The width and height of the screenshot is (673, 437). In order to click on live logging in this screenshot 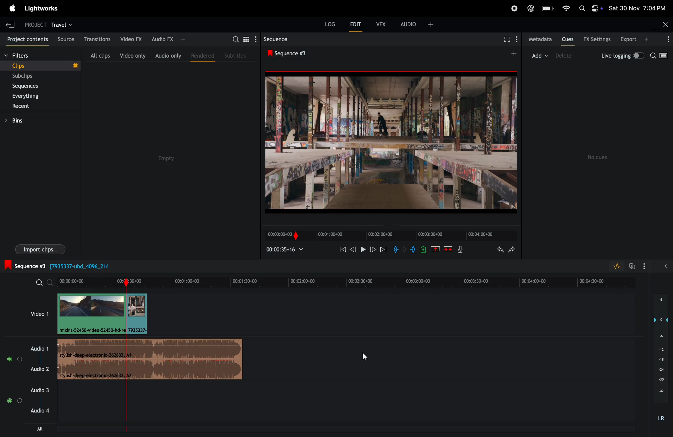, I will do `click(622, 56)`.